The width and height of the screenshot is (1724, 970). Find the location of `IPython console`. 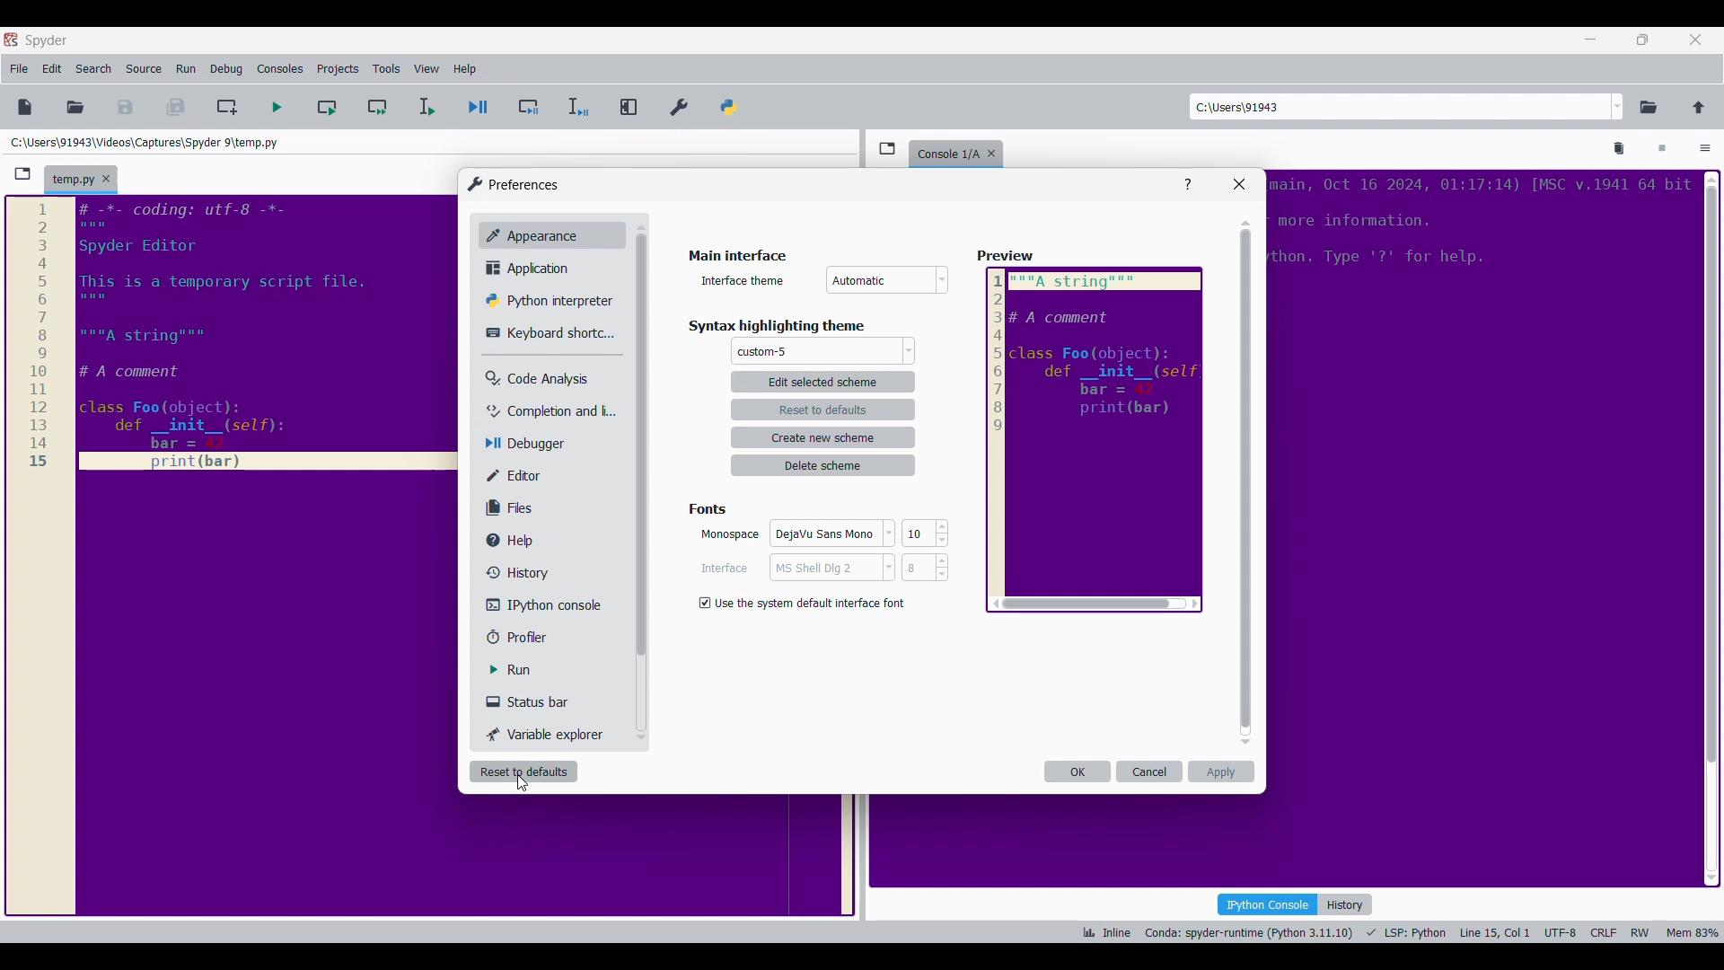

IPython console is located at coordinates (1267, 904).